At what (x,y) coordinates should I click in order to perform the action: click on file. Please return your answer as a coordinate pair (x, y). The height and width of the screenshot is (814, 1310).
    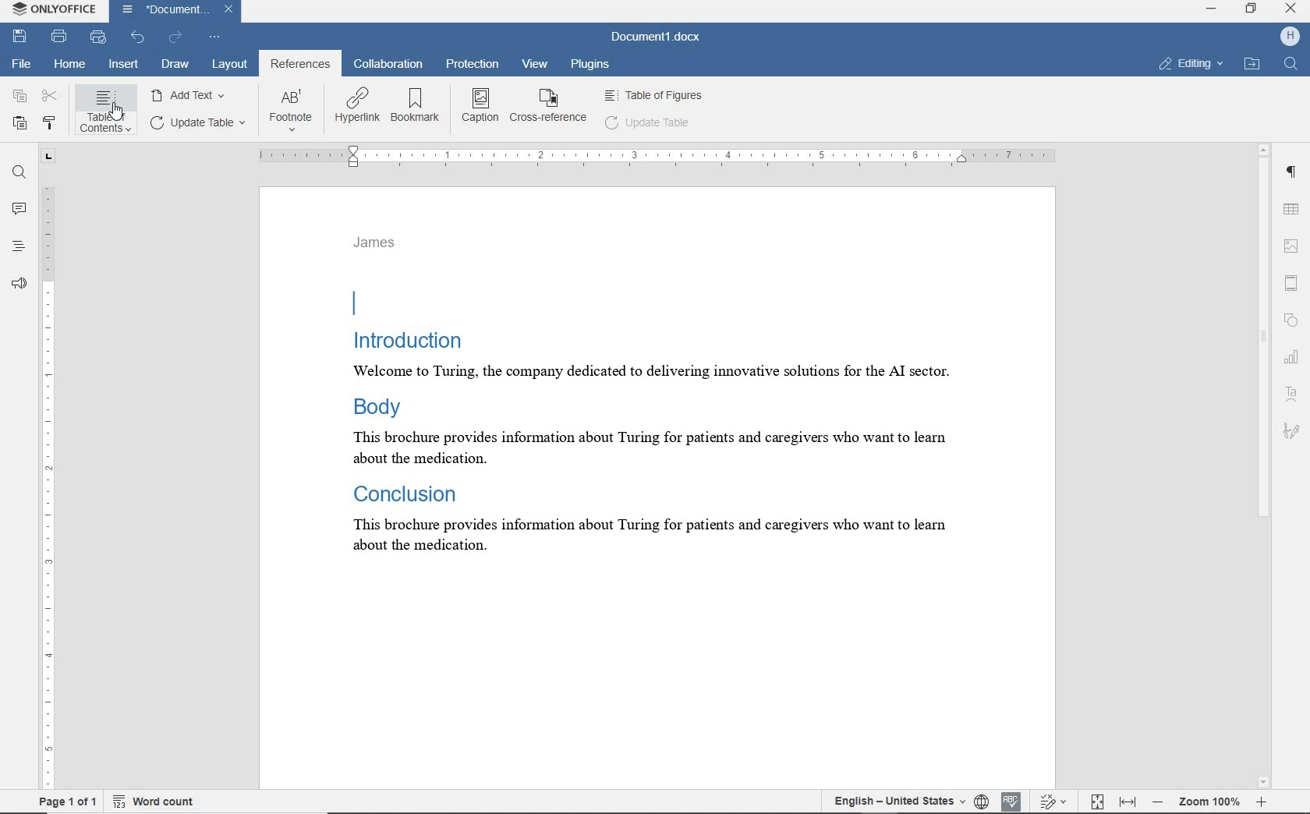
    Looking at the image, I should click on (20, 63).